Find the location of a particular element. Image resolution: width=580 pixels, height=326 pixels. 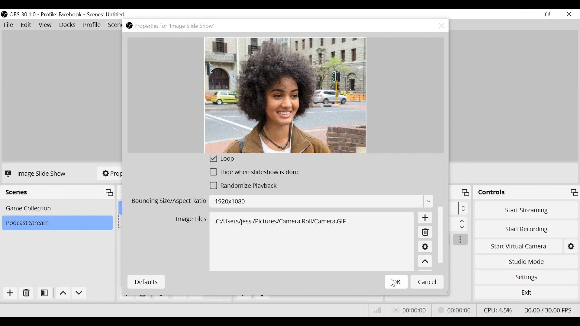

Stream Status is located at coordinates (455, 309).